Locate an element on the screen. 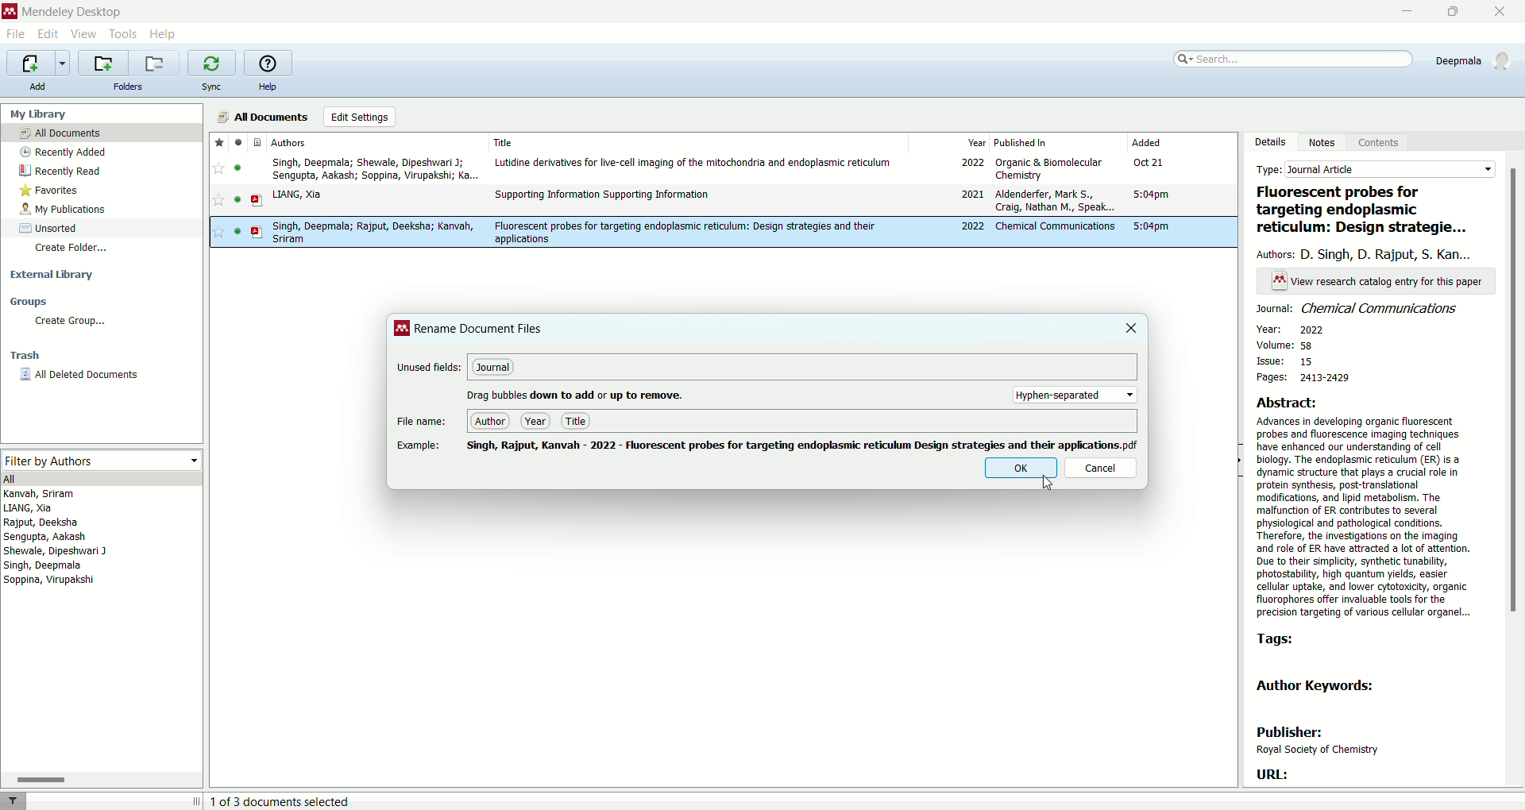 Image resolution: width=1525 pixels, height=810 pixels. journal is located at coordinates (494, 369).